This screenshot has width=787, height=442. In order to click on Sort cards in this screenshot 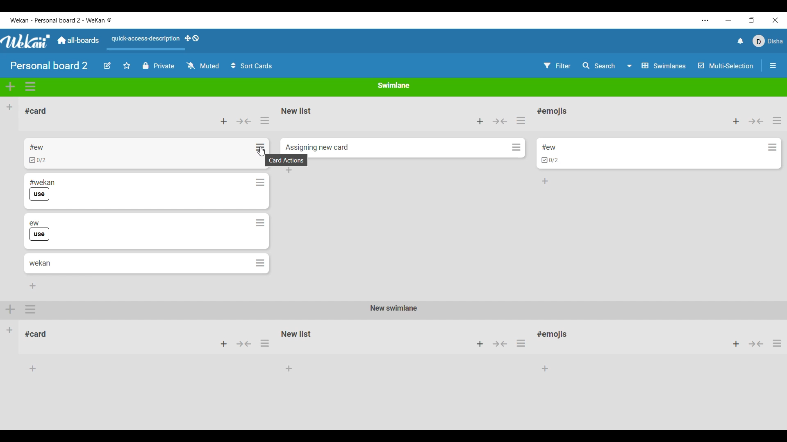, I will do `click(251, 66)`.